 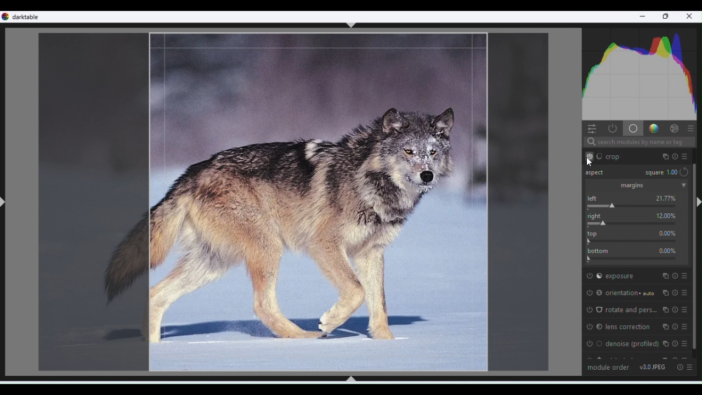 I want to click on ctrl+shift+t, so click(x=352, y=25).